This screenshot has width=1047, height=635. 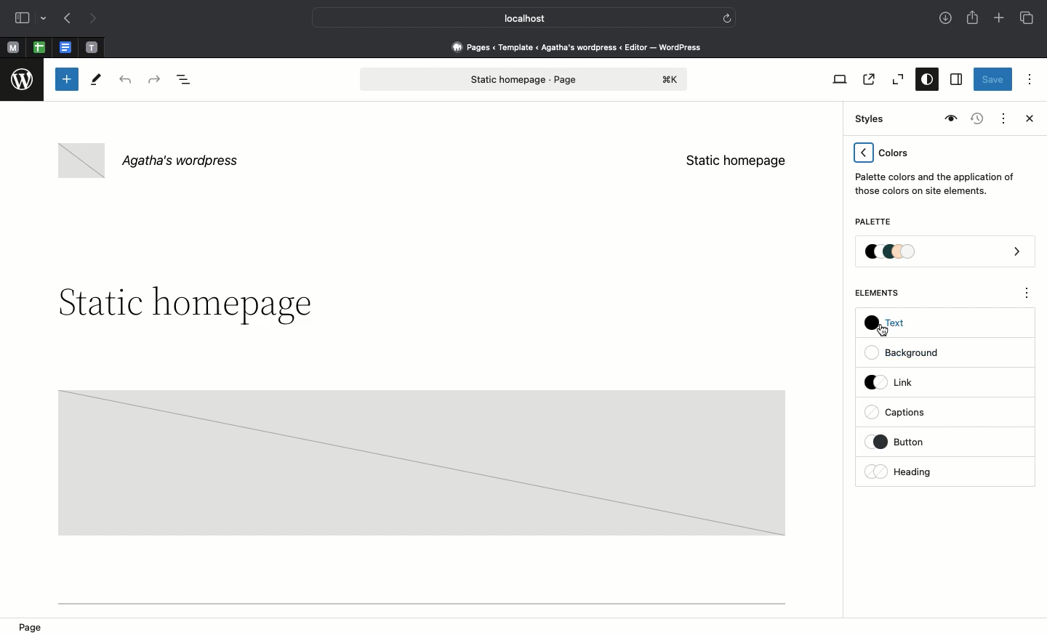 What do you see at coordinates (582, 46) in the screenshot?
I see `Pages < Template <Agatha's wordpress < editor - wordpress` at bounding box center [582, 46].